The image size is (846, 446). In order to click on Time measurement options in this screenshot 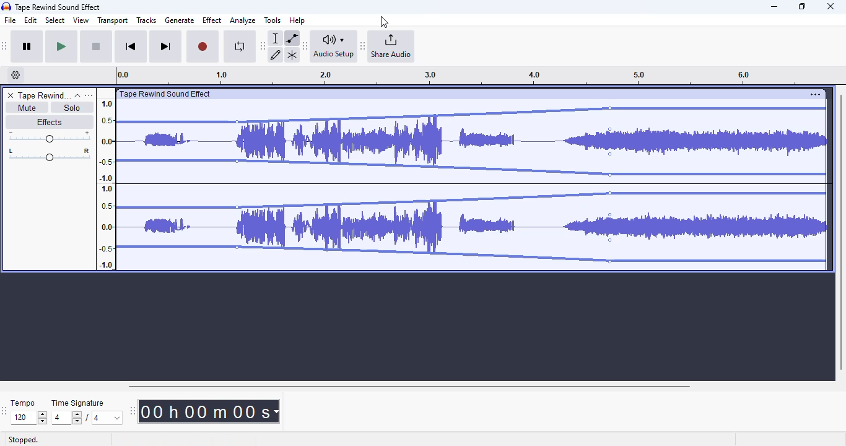, I will do `click(276, 411)`.